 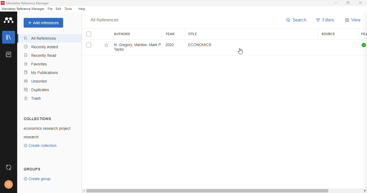 What do you see at coordinates (360, 3) in the screenshot?
I see `close` at bounding box center [360, 3].